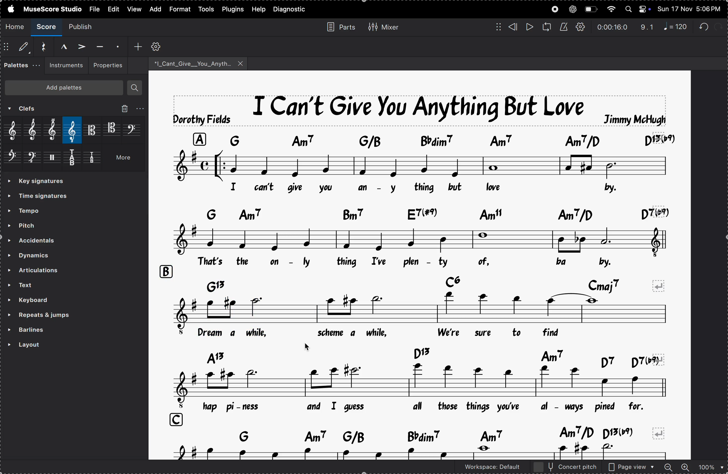 This screenshot has width=728, height=474. Describe the element at coordinates (56, 315) in the screenshot. I see `repeats and jumps` at that location.